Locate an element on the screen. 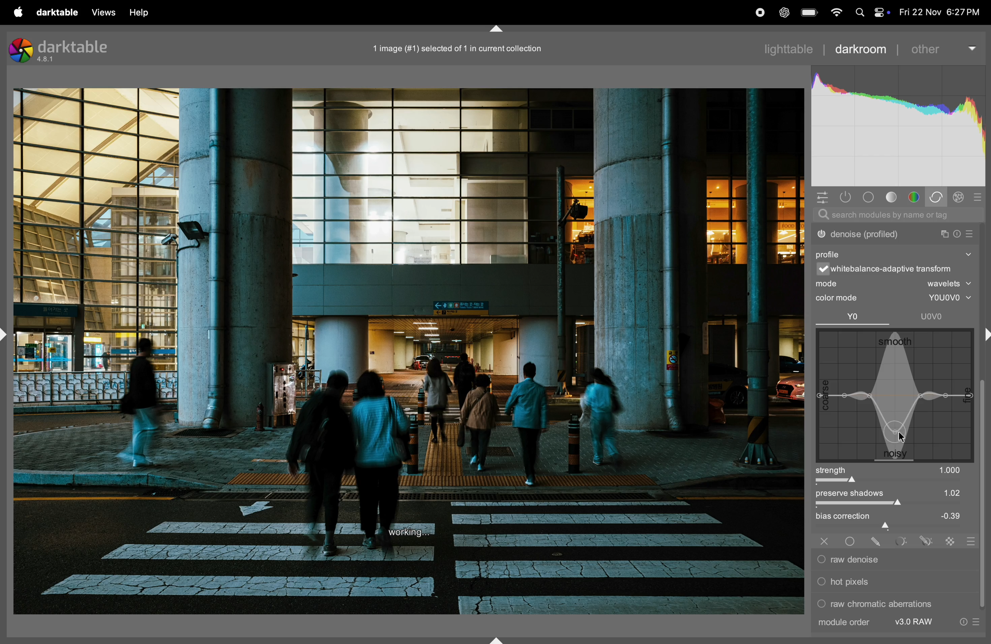 The image size is (991, 644). other is located at coordinates (941, 48).